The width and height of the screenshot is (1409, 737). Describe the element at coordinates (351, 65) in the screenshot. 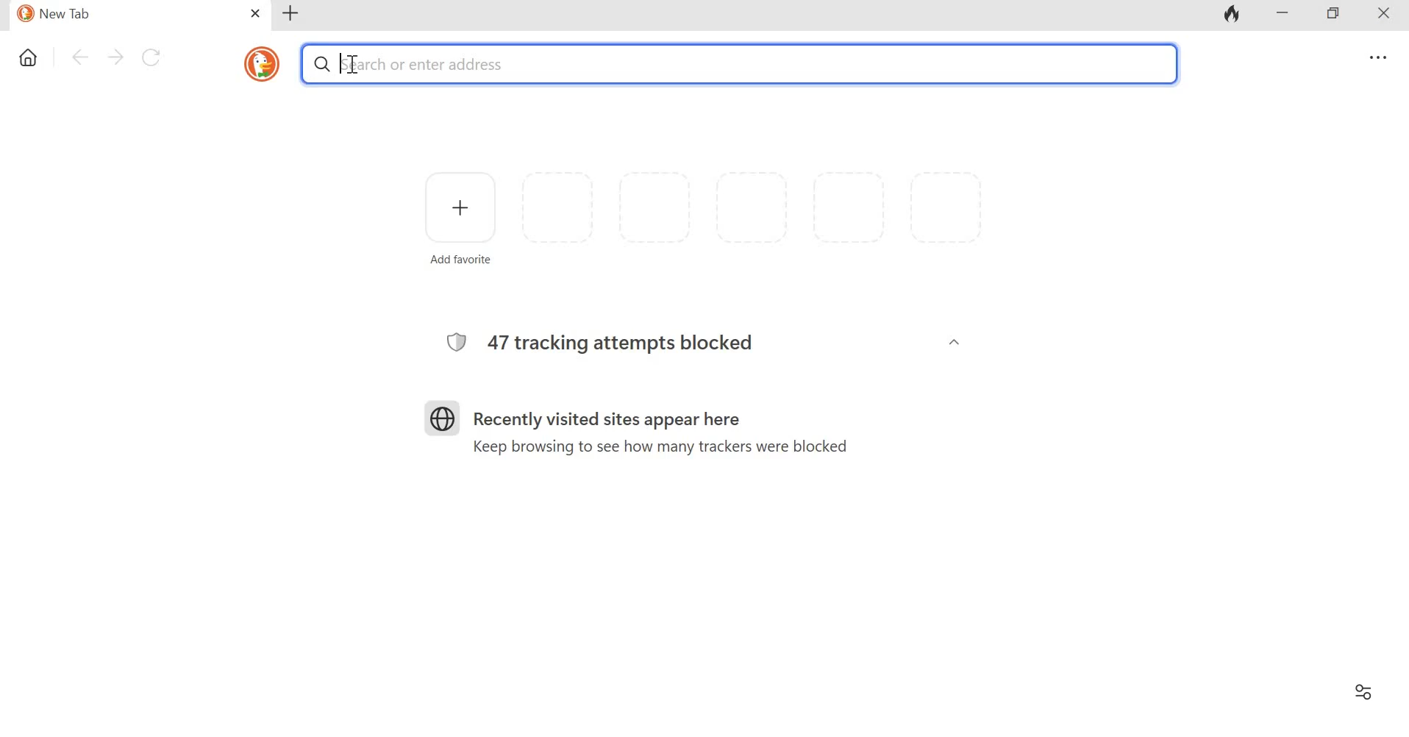

I see `cursor` at that location.